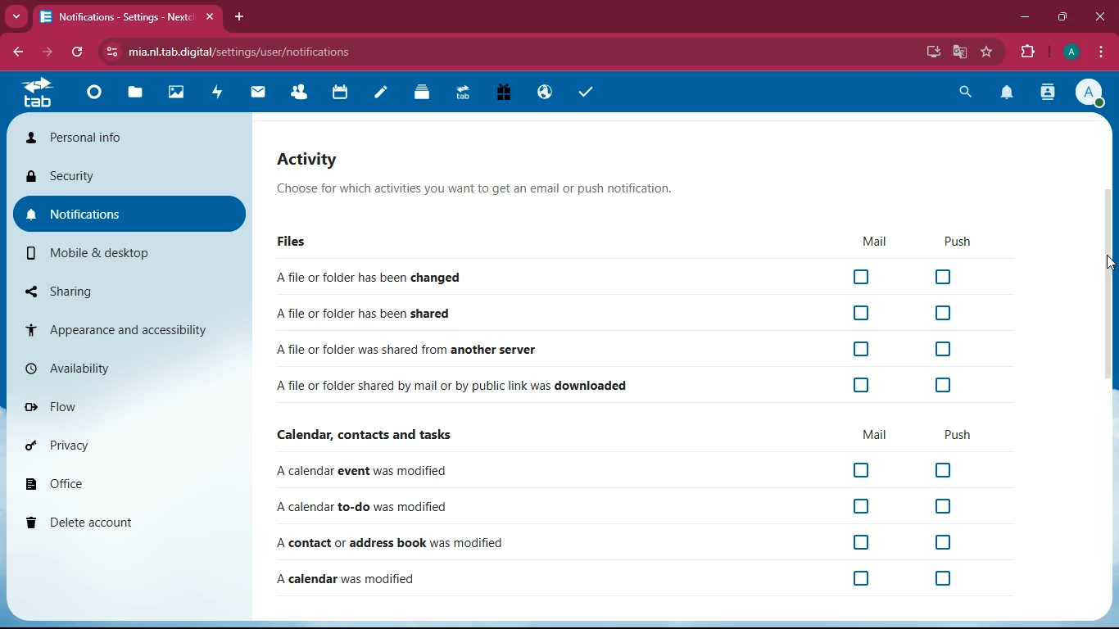  Describe the element at coordinates (242, 18) in the screenshot. I see `add tab` at that location.